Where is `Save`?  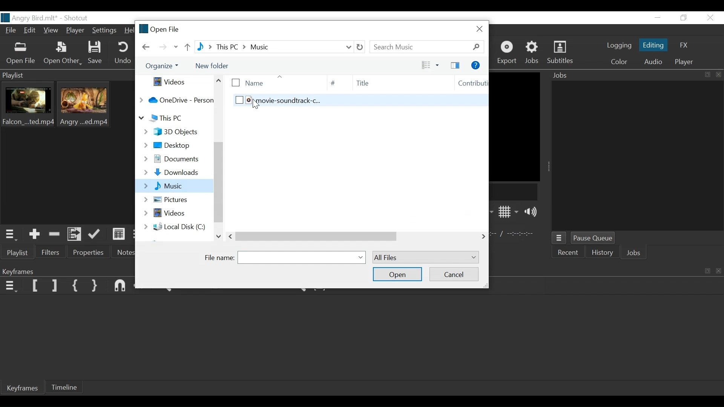 Save is located at coordinates (97, 53).